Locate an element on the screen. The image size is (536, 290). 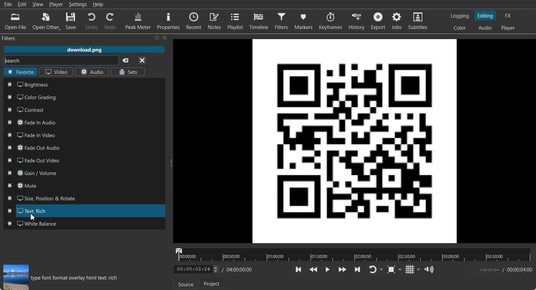
Window adjuster is located at coordinates (170, 163).